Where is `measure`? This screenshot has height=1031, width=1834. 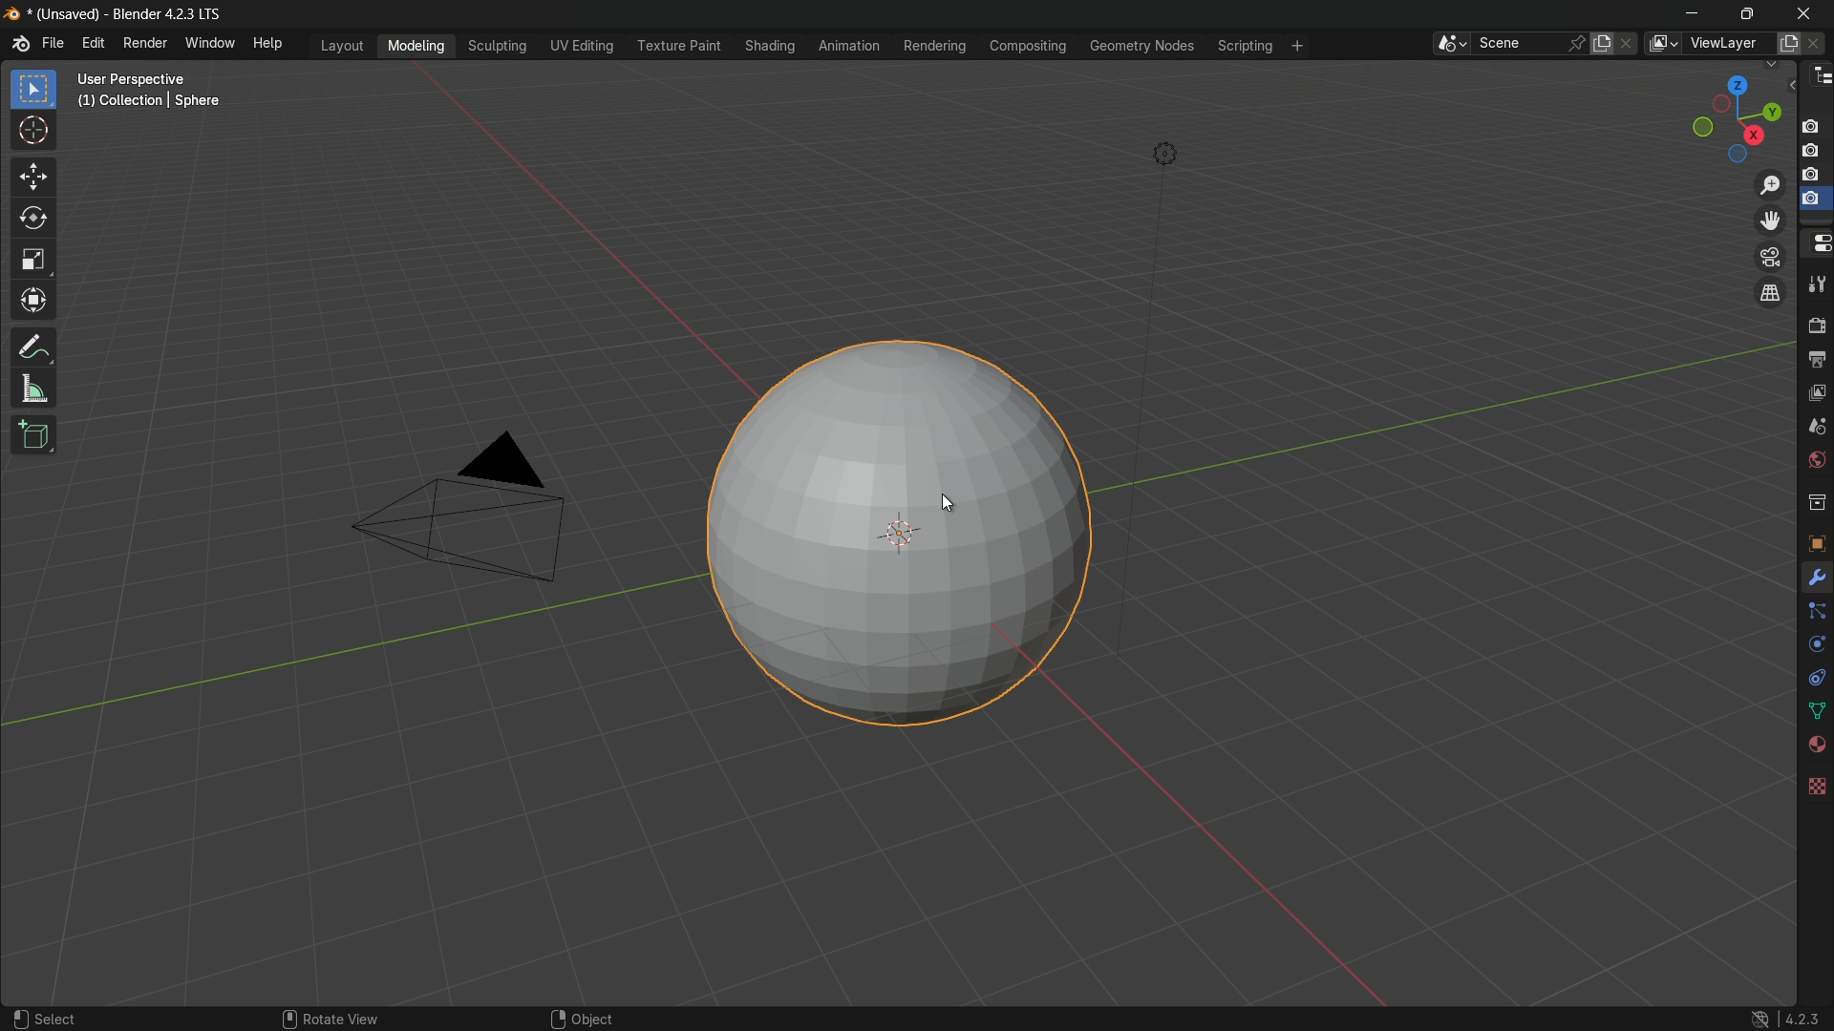 measure is located at coordinates (33, 390).